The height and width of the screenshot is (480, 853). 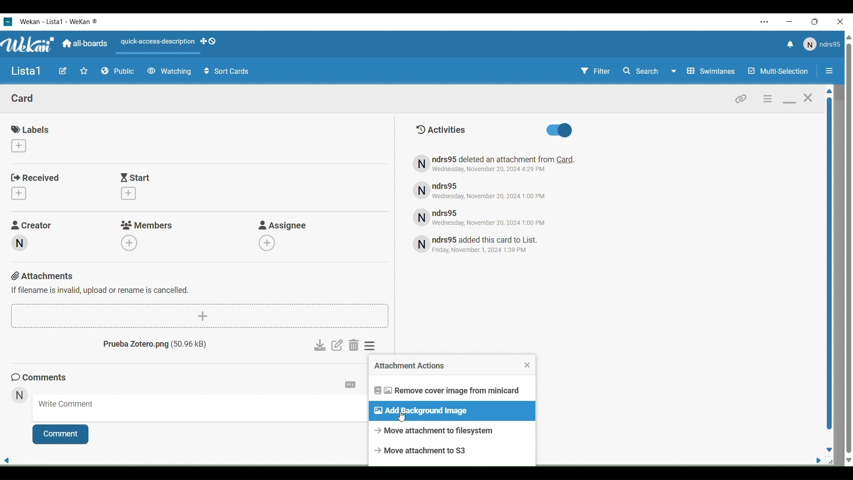 I want to click on Labels, so click(x=32, y=130).